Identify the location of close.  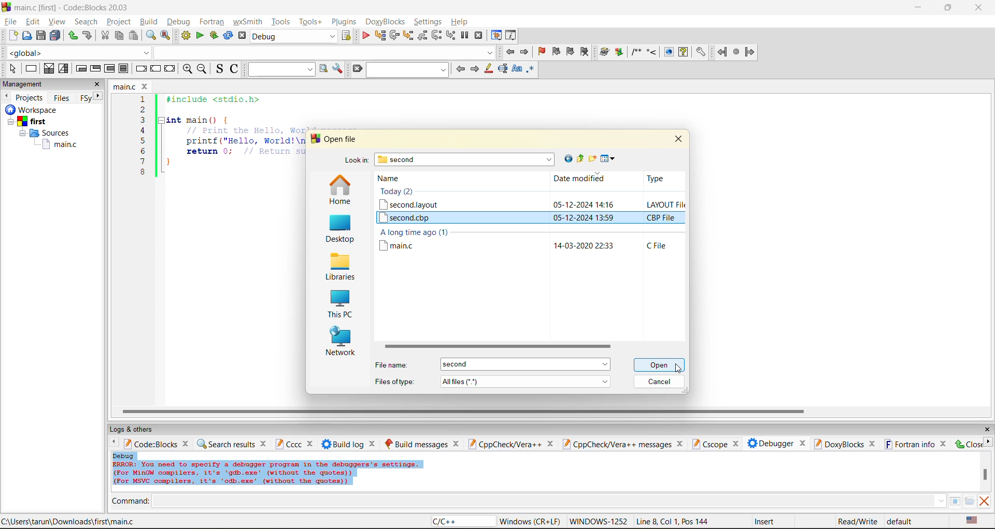
(681, 444).